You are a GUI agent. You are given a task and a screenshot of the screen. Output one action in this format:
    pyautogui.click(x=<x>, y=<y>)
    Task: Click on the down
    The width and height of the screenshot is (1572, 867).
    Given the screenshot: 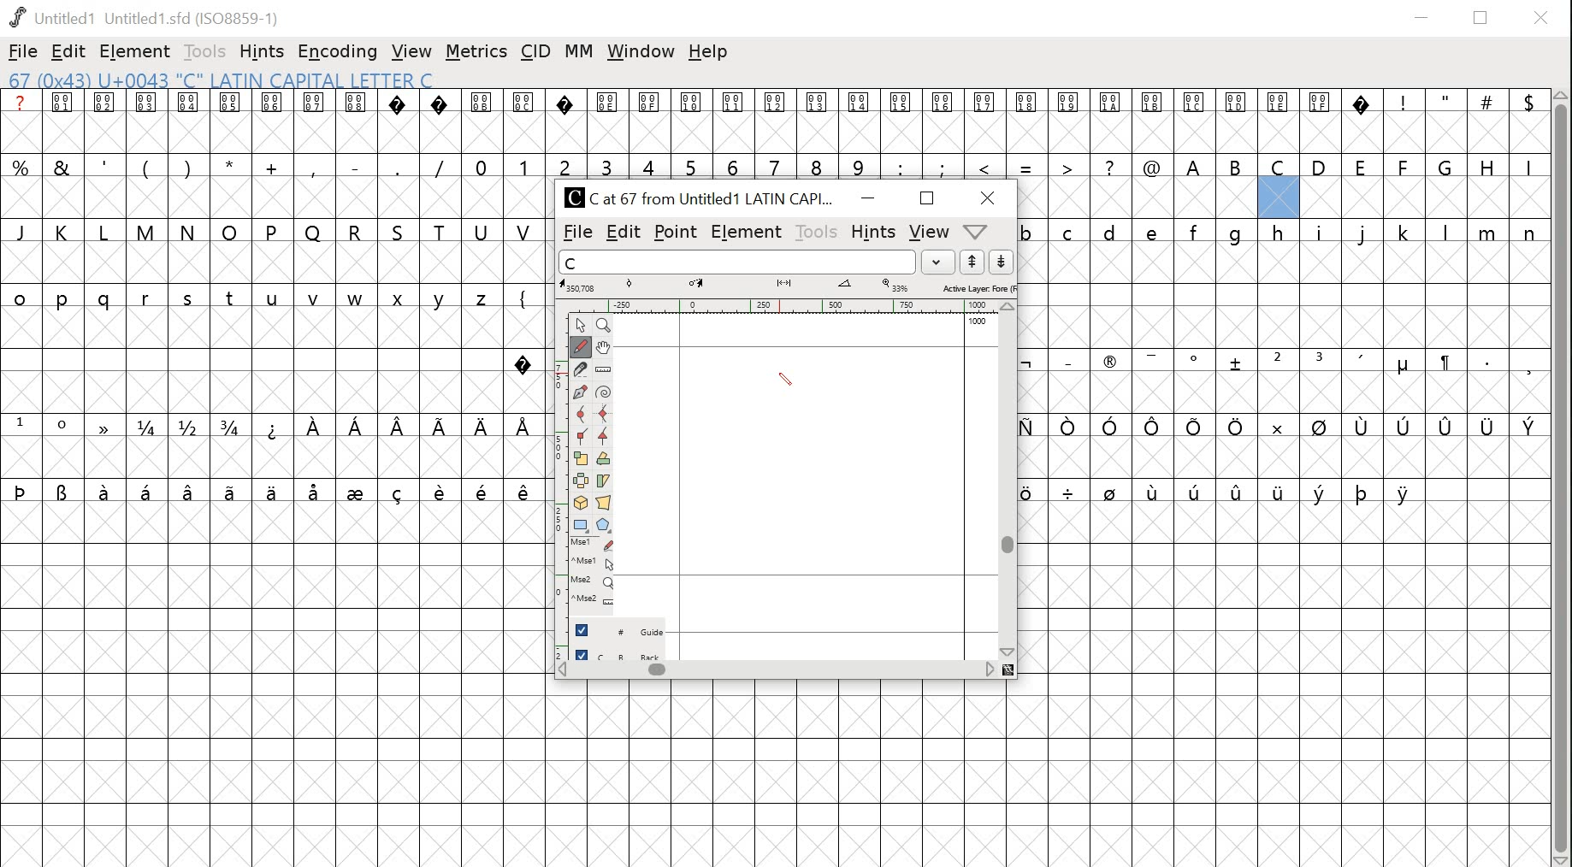 What is the action you would take?
    pyautogui.click(x=1003, y=262)
    